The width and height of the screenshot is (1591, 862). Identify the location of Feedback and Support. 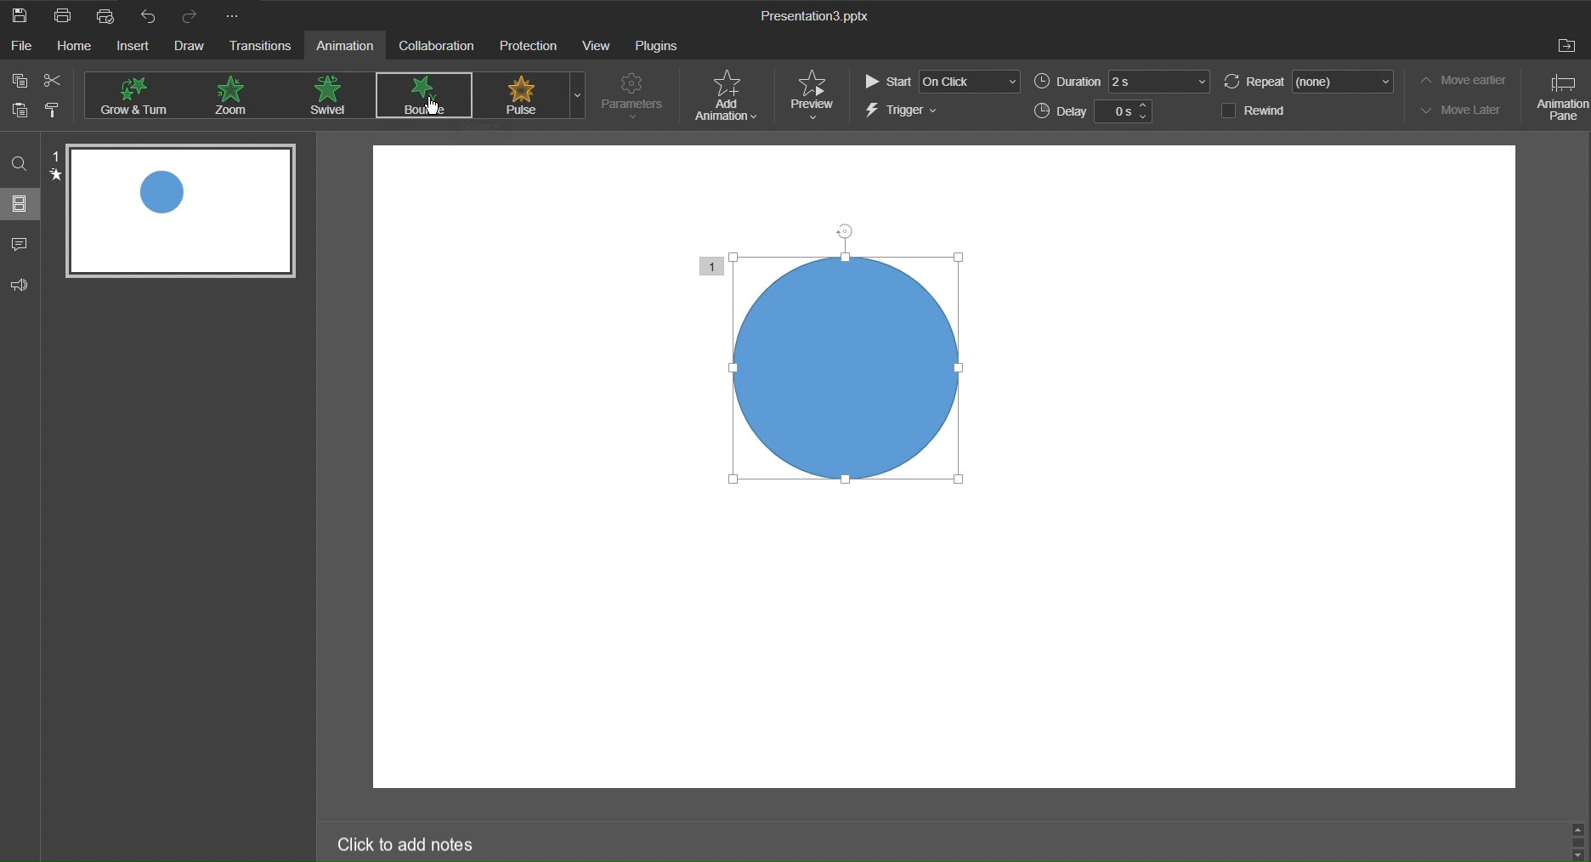
(19, 281).